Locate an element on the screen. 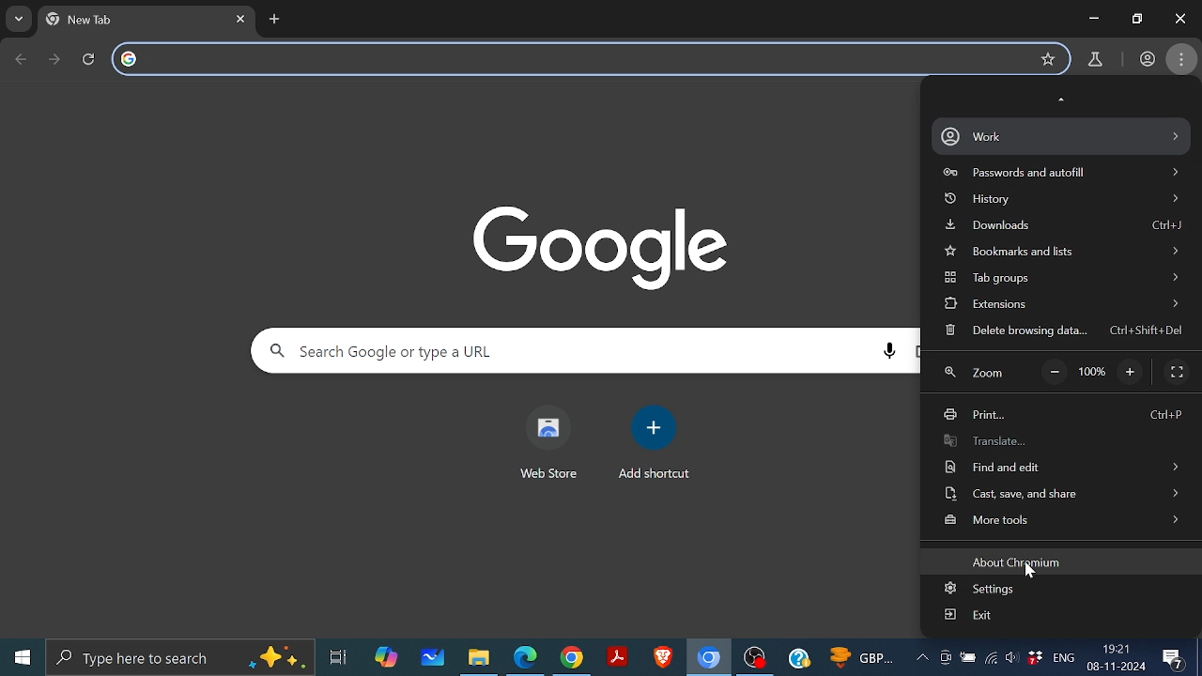  Downloads ctrl+j is located at coordinates (1065, 228).